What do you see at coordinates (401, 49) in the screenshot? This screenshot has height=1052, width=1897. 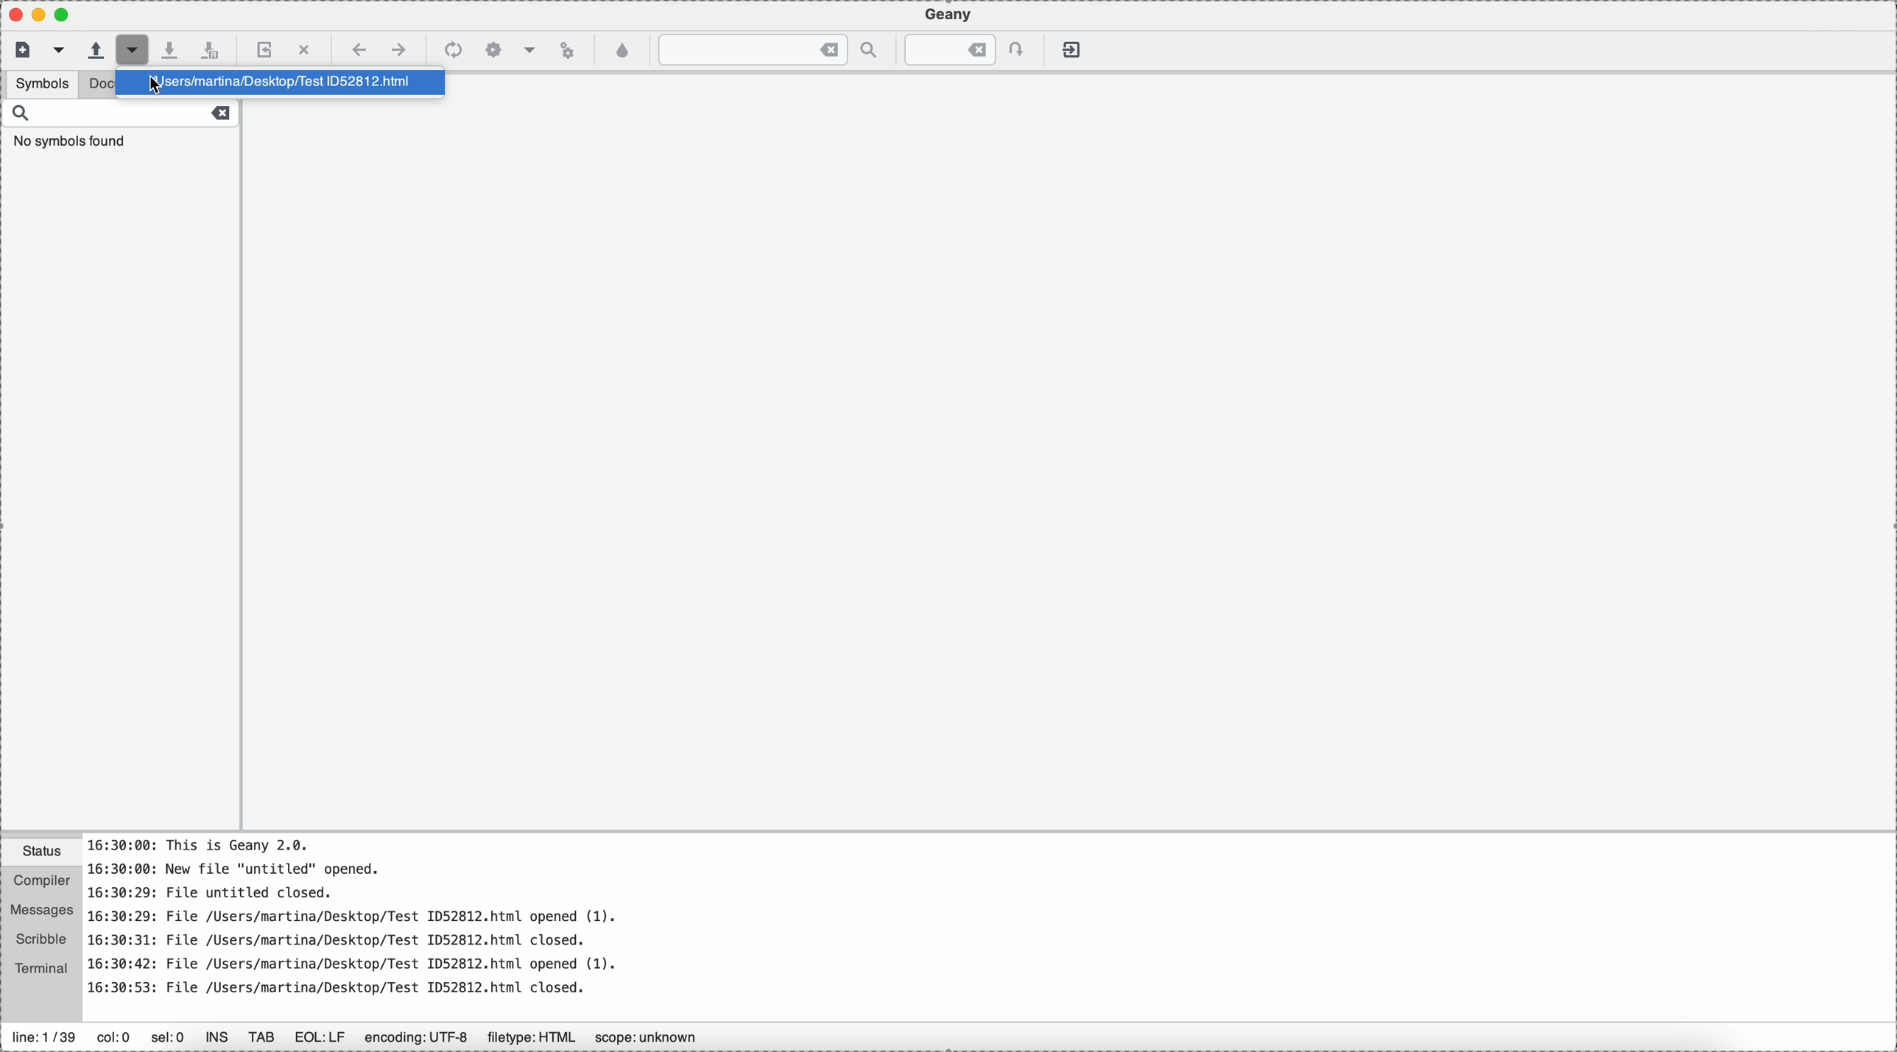 I see `navigate foward` at bounding box center [401, 49].